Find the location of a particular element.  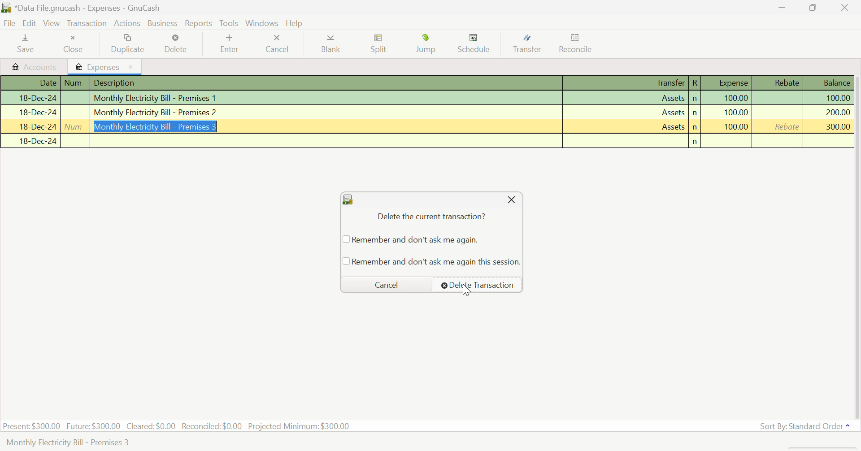

Schedule is located at coordinates (475, 44).